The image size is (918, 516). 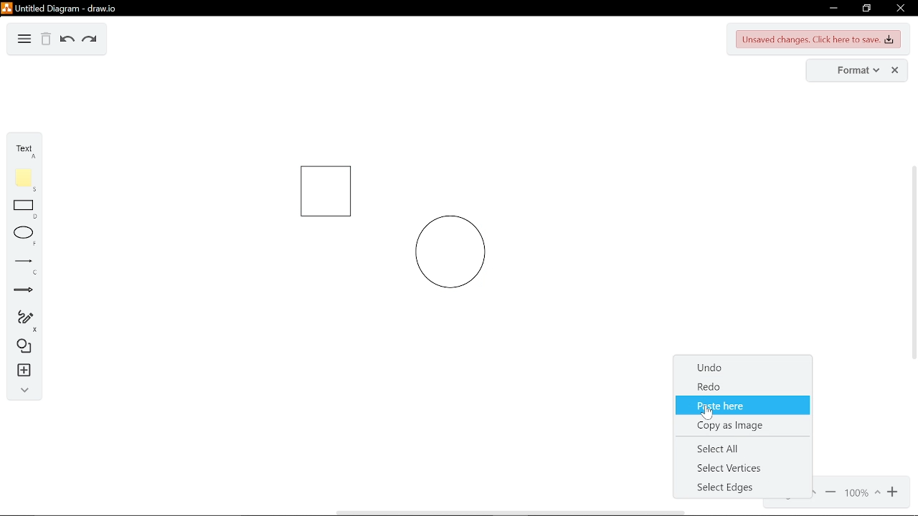 I want to click on current zoom, so click(x=861, y=494).